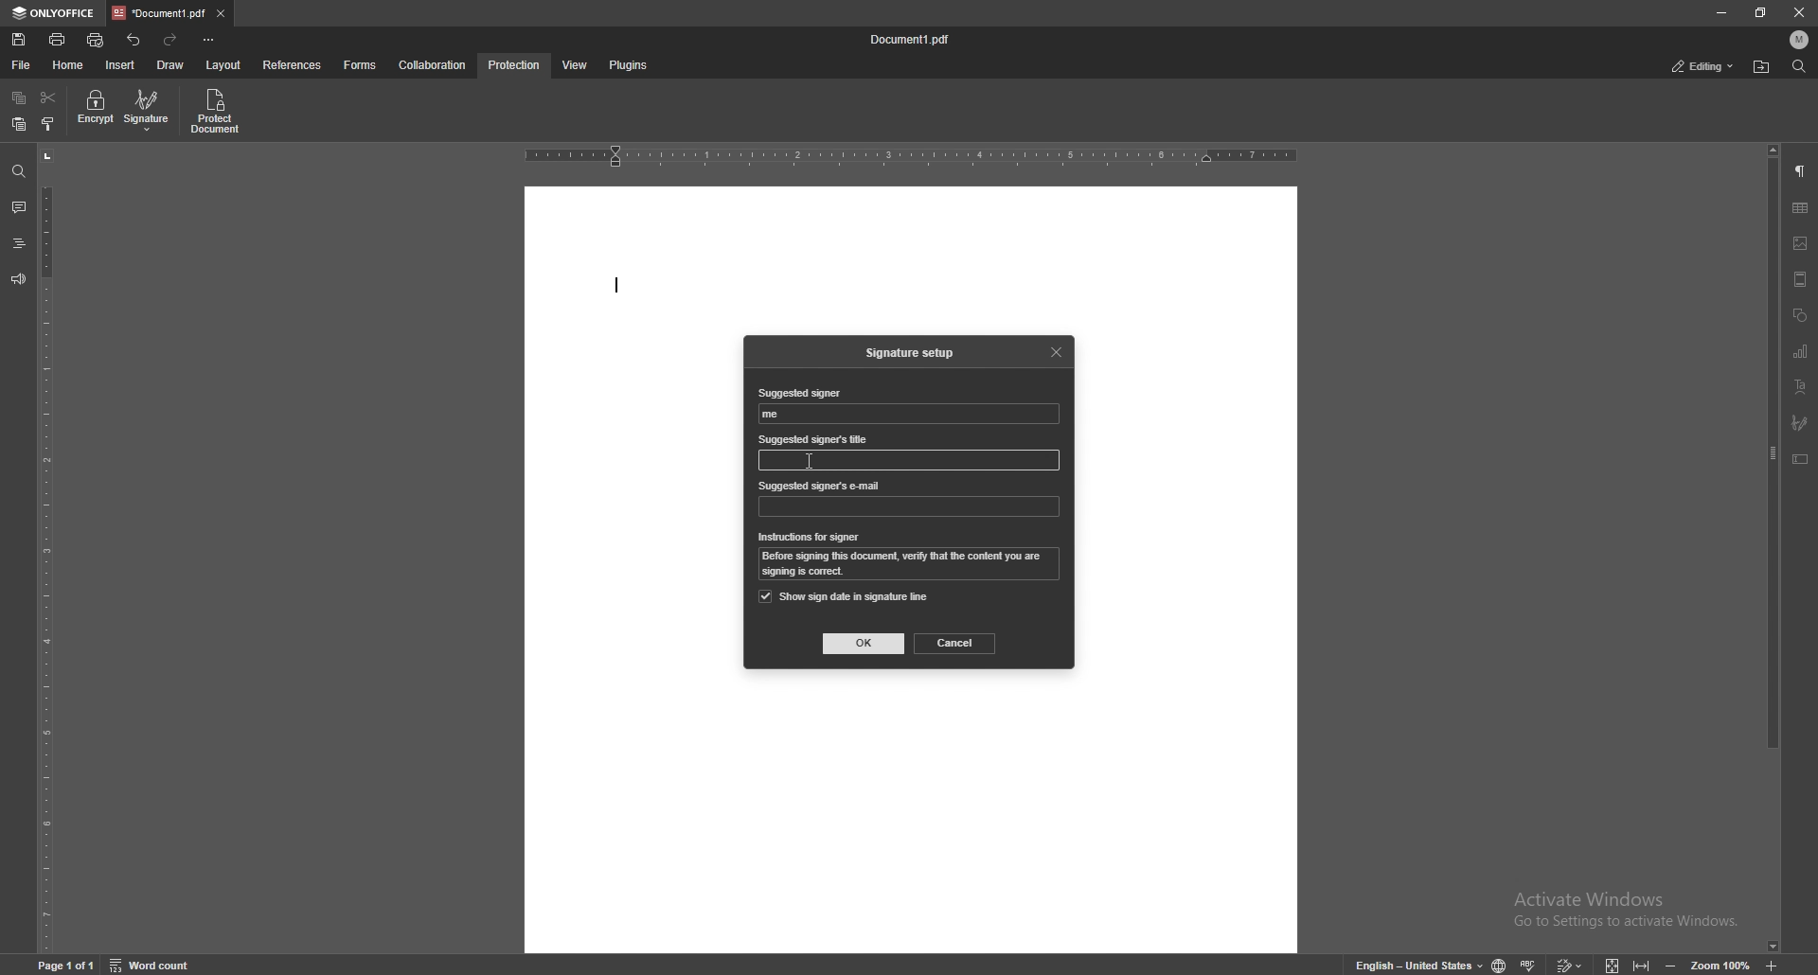 The image size is (1818, 975). Describe the element at coordinates (798, 394) in the screenshot. I see `suggested signer` at that location.